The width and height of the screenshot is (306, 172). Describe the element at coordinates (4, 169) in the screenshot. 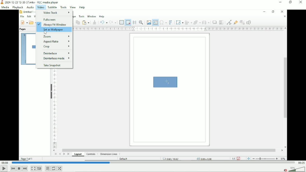

I see `Play` at that location.